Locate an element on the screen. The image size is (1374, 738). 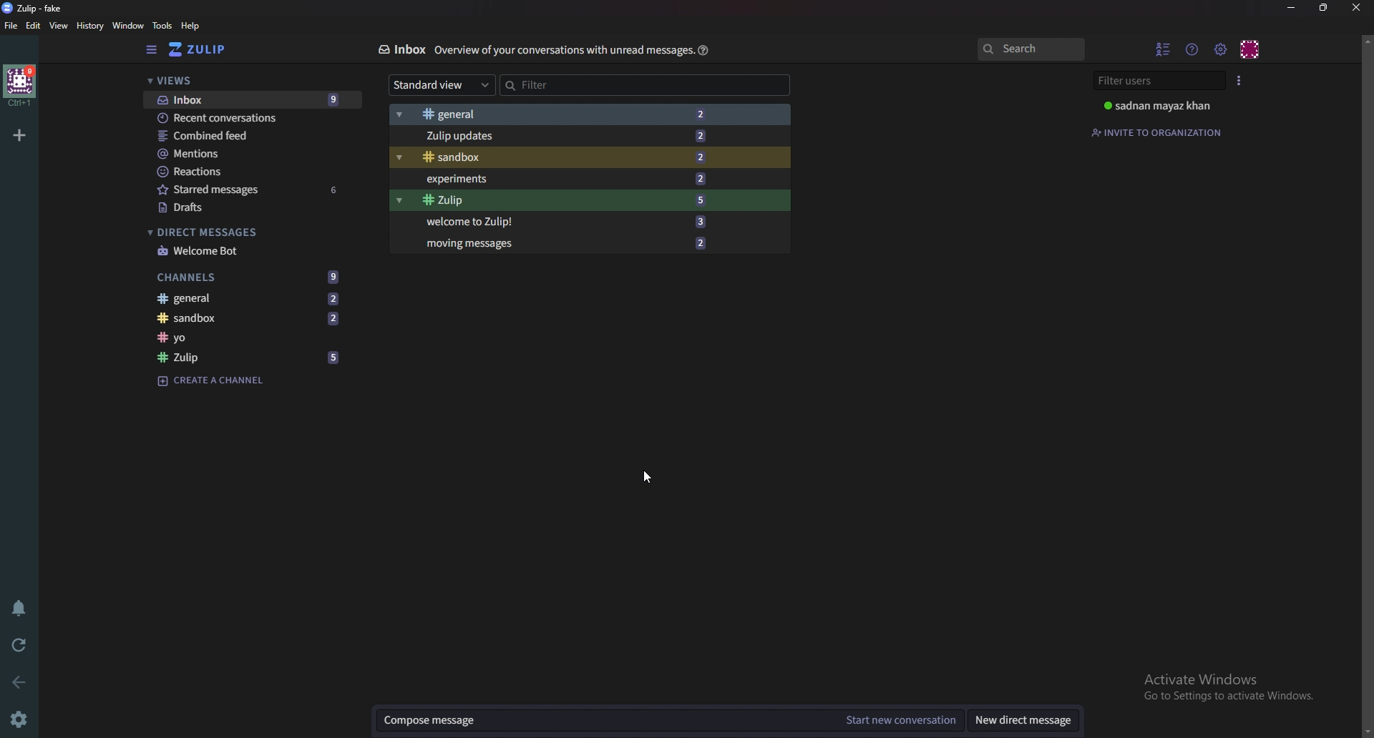
Cursor is located at coordinates (645, 477).